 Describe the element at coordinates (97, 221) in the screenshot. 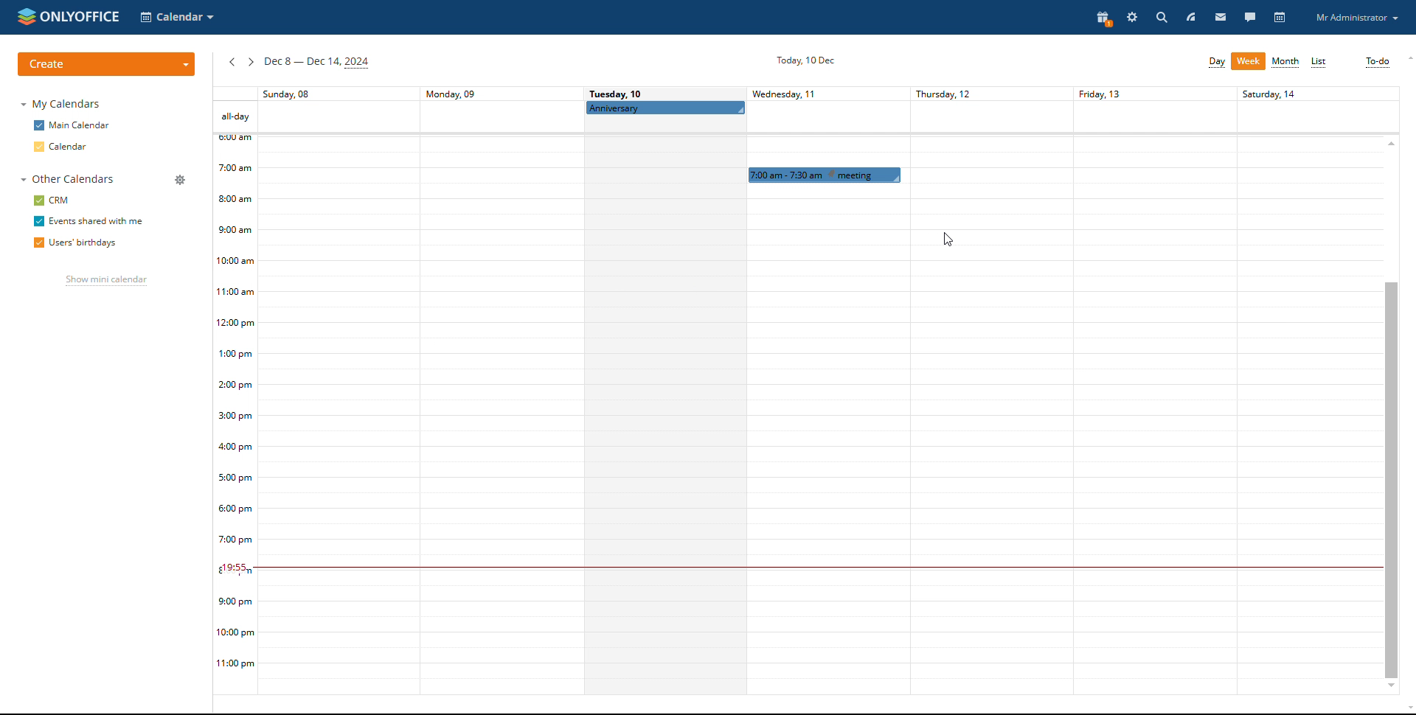

I see `events shared with me` at that location.